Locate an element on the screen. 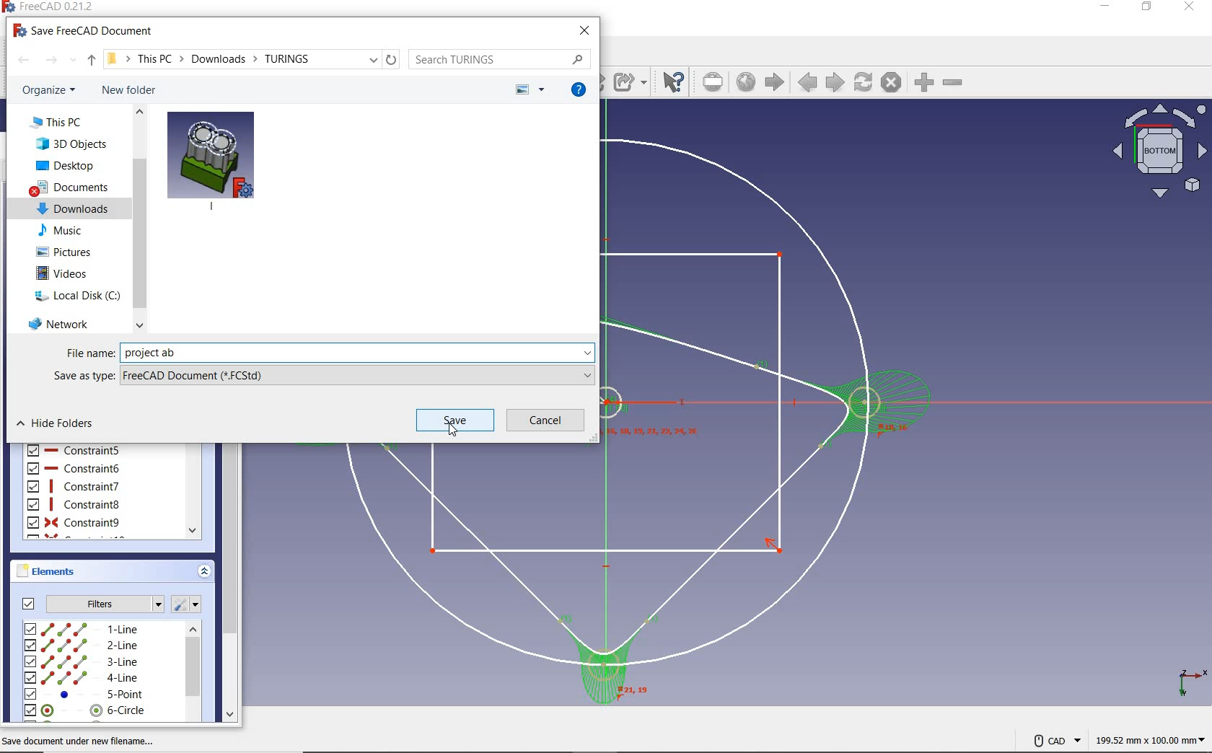 The width and height of the screenshot is (1212, 753). previous page is located at coordinates (807, 84).